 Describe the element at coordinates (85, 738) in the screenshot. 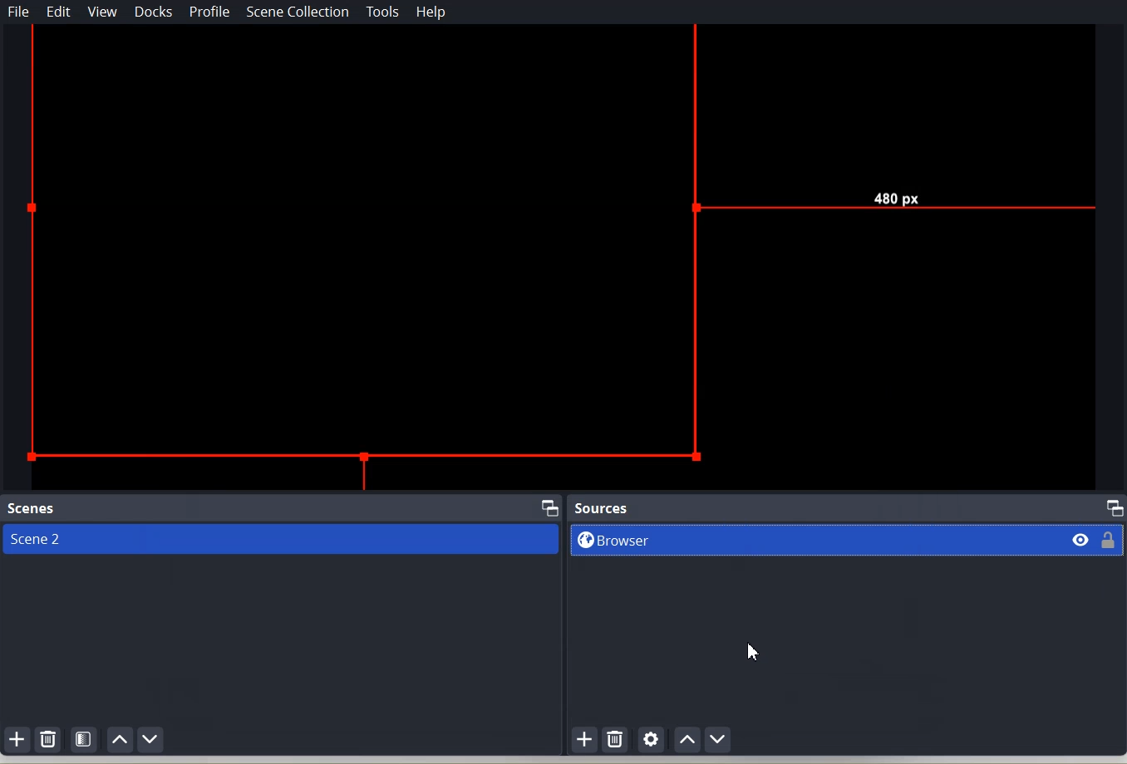

I see `Open Scene Filter` at that location.